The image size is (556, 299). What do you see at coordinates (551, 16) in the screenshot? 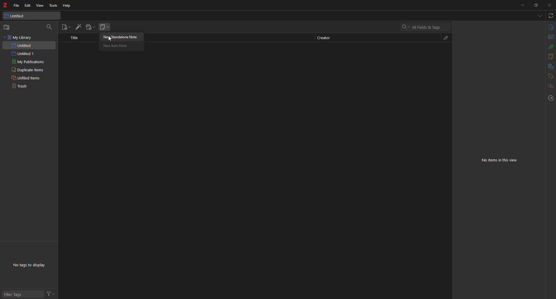
I see `sync` at bounding box center [551, 16].